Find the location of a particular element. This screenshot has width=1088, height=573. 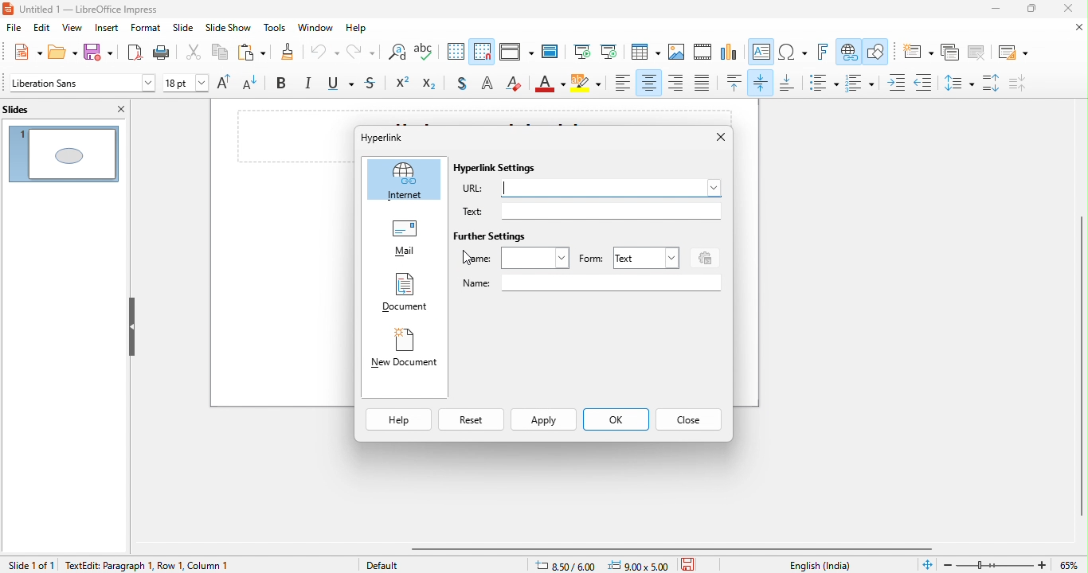

close is located at coordinates (689, 419).